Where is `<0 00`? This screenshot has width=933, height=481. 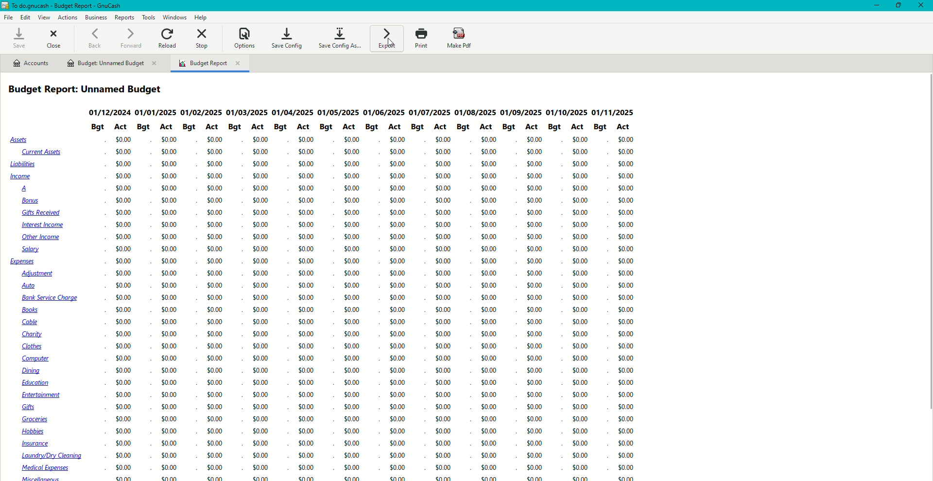
<0 00 is located at coordinates (397, 211).